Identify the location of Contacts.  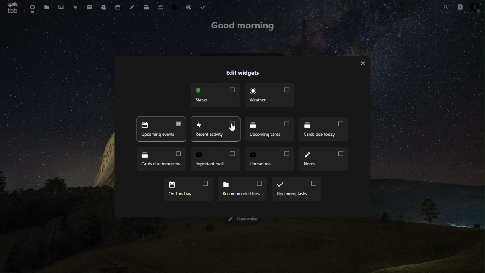
(459, 6).